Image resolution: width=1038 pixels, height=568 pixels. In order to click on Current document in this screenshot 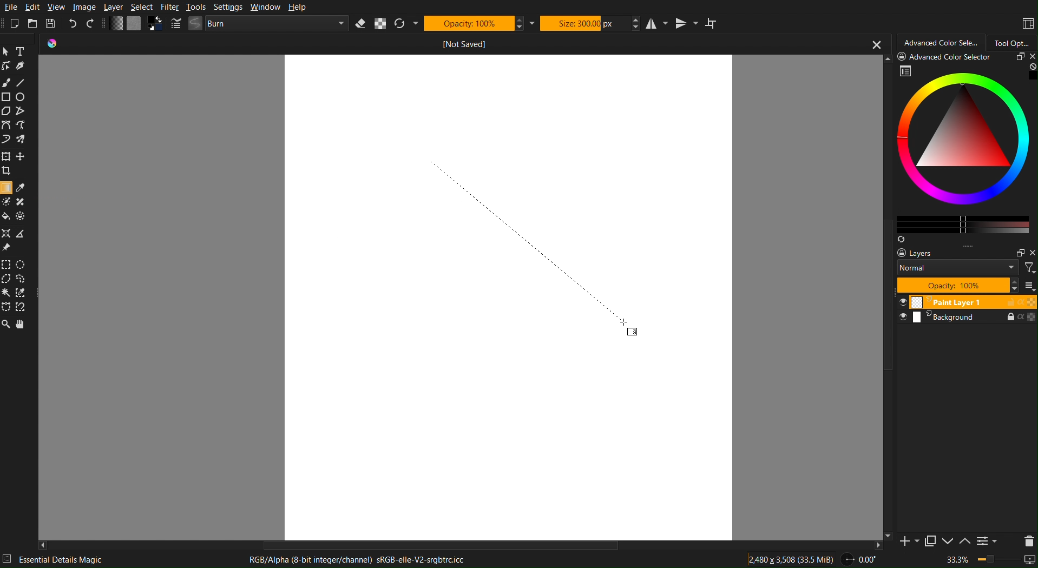, I will do `click(462, 44)`.